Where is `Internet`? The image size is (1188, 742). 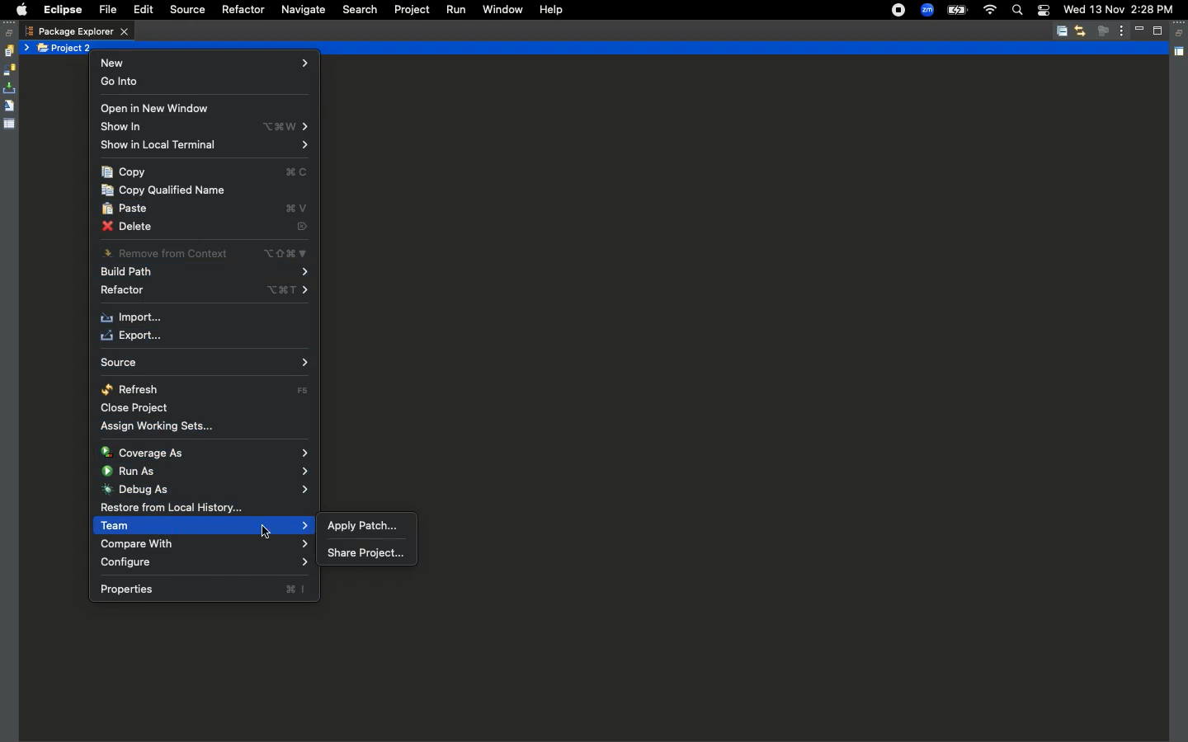 Internet is located at coordinates (989, 11).